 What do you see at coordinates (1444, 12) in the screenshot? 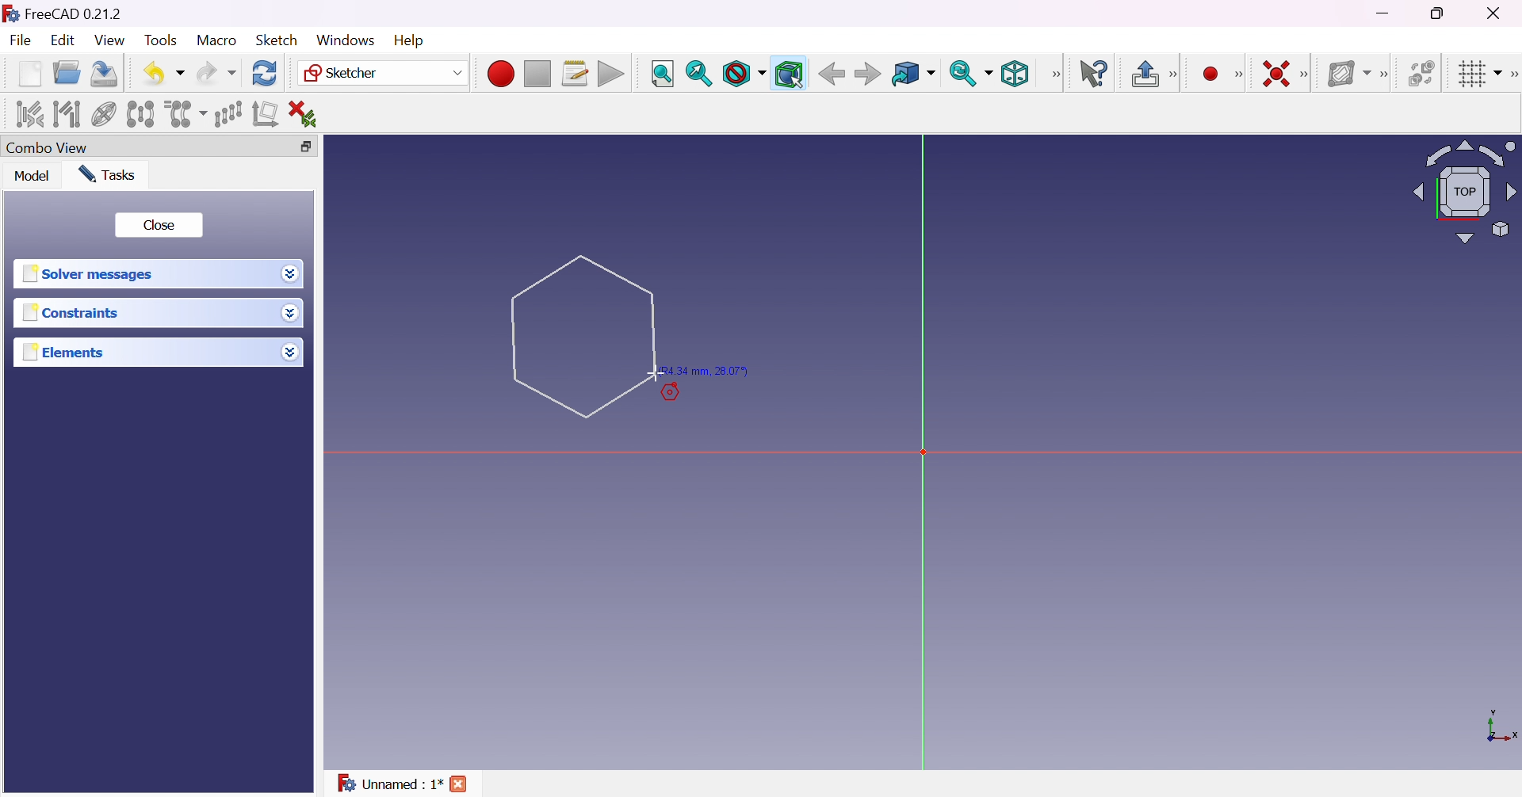
I see `Restore down` at bounding box center [1444, 12].